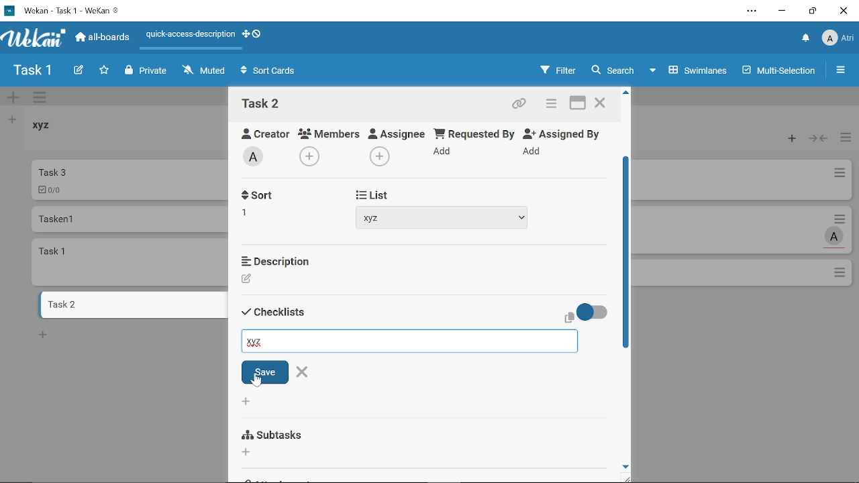 This screenshot has height=483, width=859. I want to click on xyz, so click(443, 217).